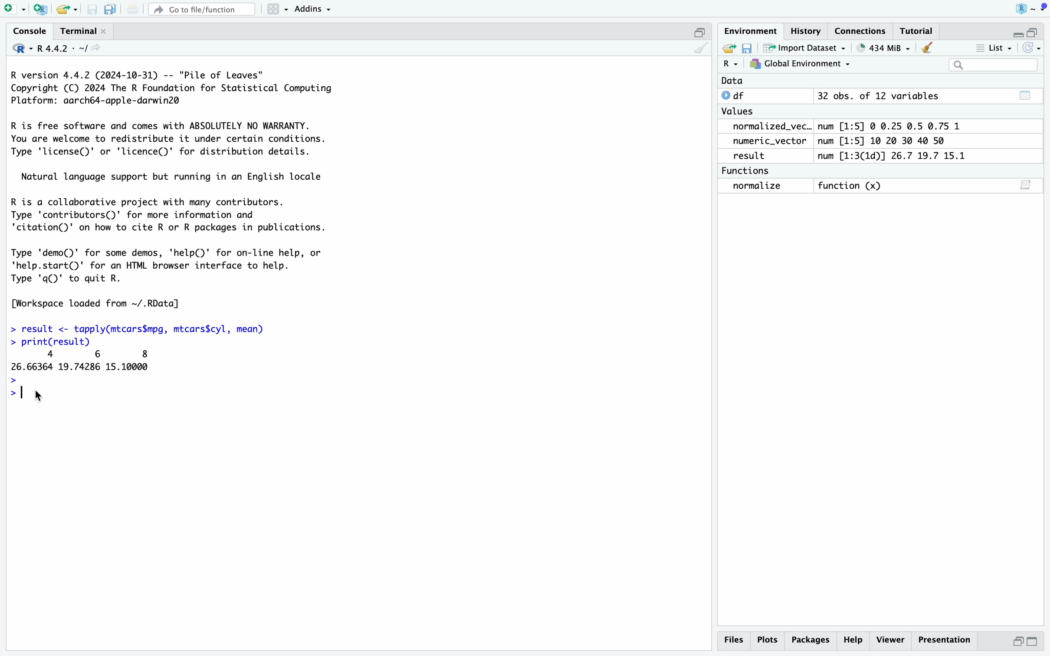  Describe the element at coordinates (995, 47) in the screenshot. I see `List` at that location.